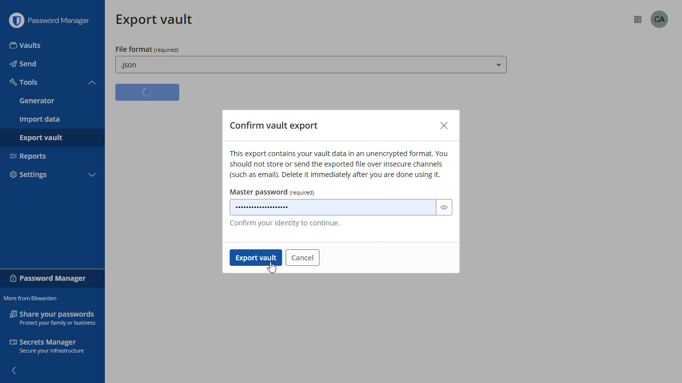 The image size is (682, 383). I want to click on export vault, so click(256, 258).